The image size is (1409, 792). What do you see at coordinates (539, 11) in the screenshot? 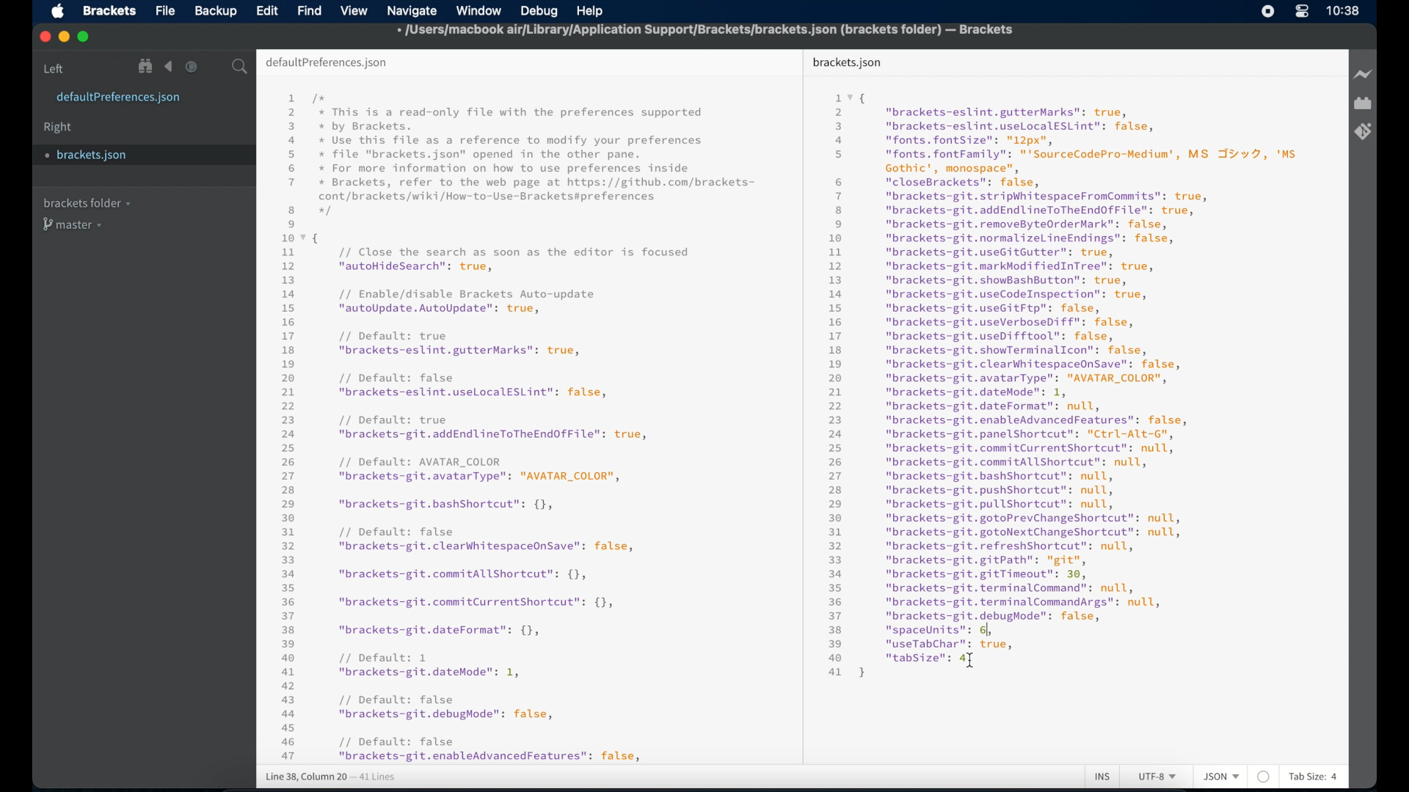
I see `debug` at bounding box center [539, 11].